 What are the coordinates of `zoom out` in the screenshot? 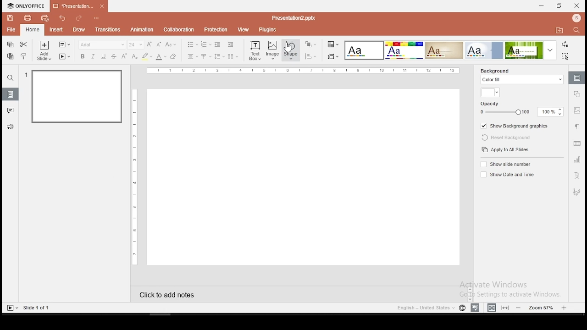 It's located at (520, 308).